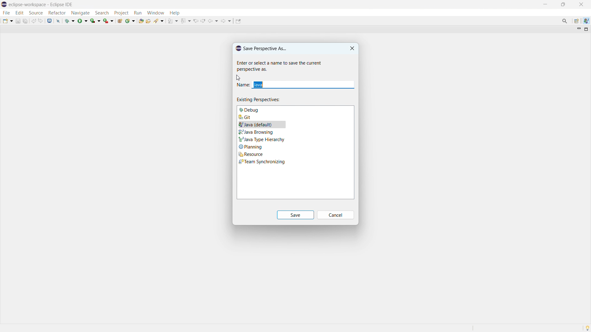 The image size is (591, 332). I want to click on window, so click(155, 13).